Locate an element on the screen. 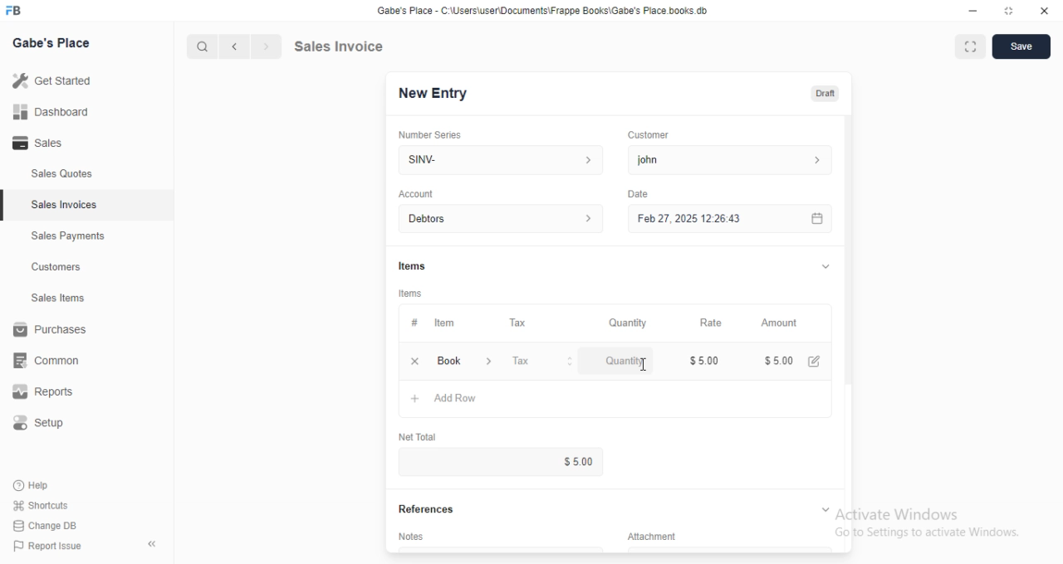  Get started is located at coordinates (54, 80).